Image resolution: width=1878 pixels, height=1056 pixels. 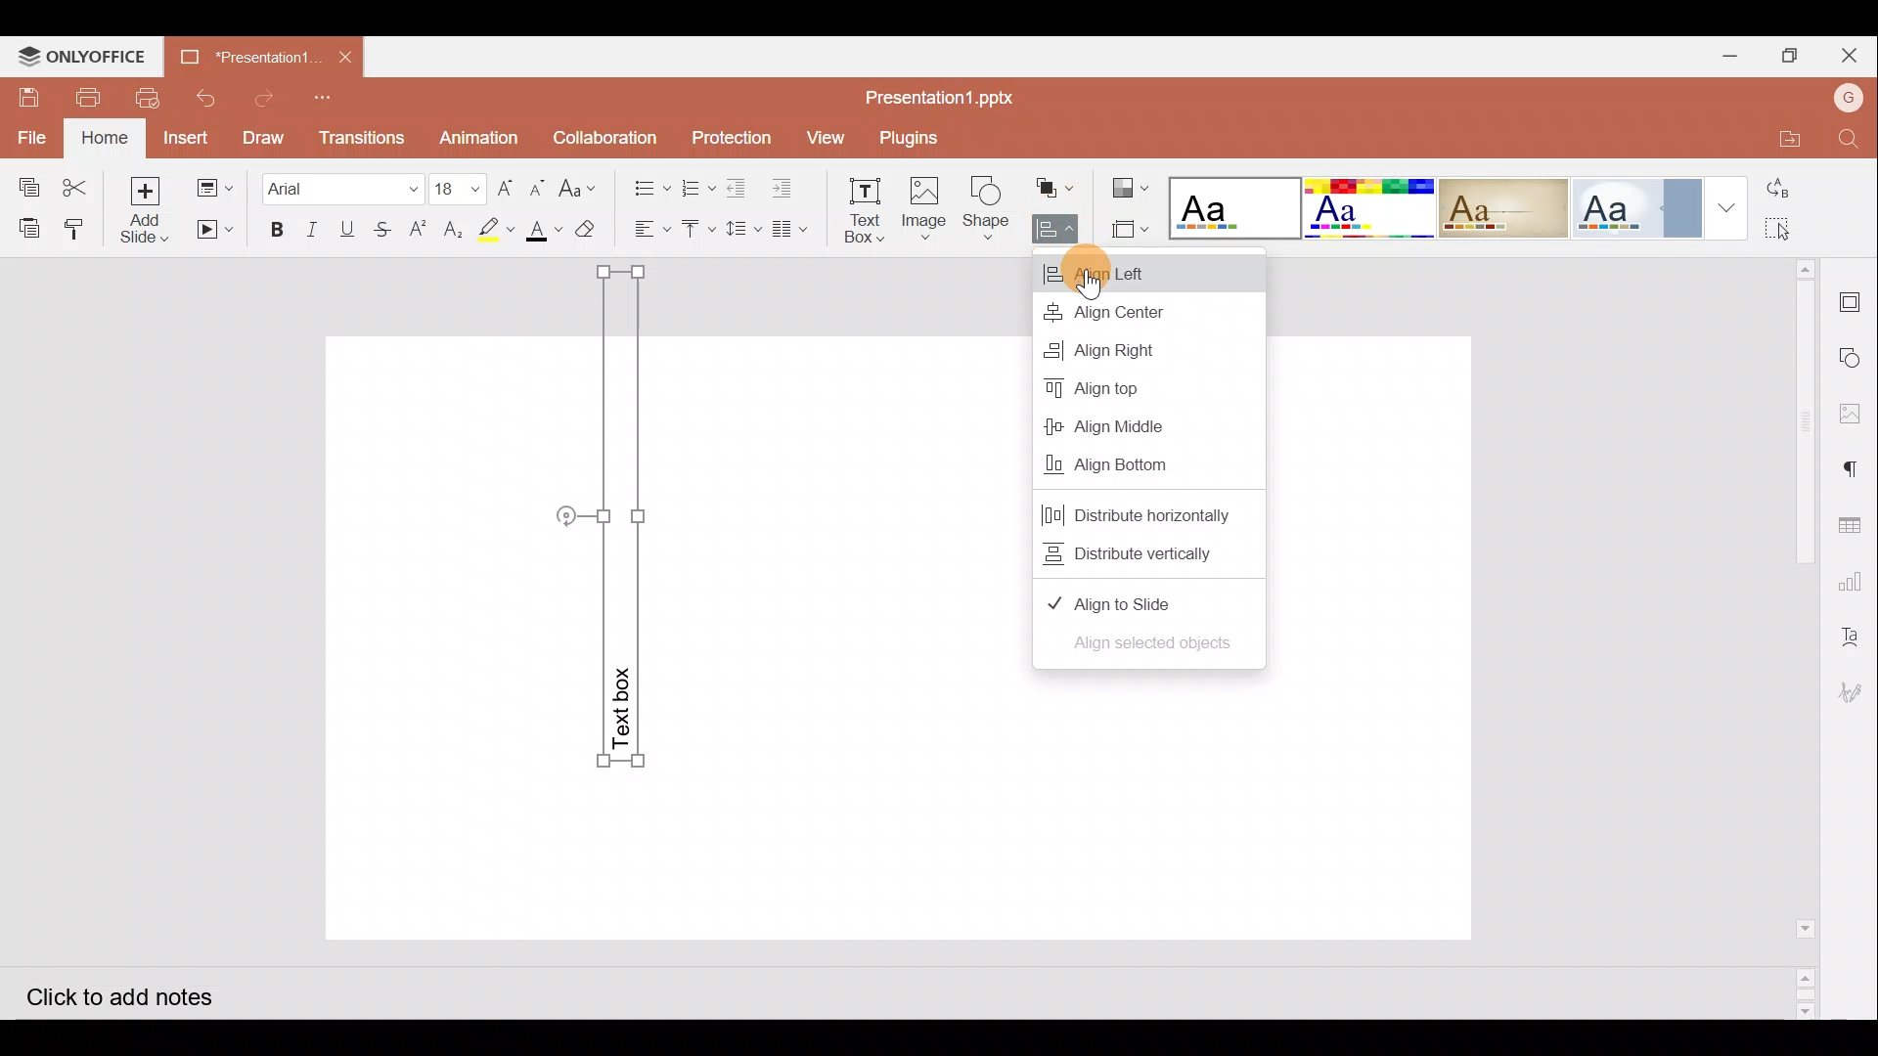 What do you see at coordinates (745, 230) in the screenshot?
I see `Line spacing` at bounding box center [745, 230].